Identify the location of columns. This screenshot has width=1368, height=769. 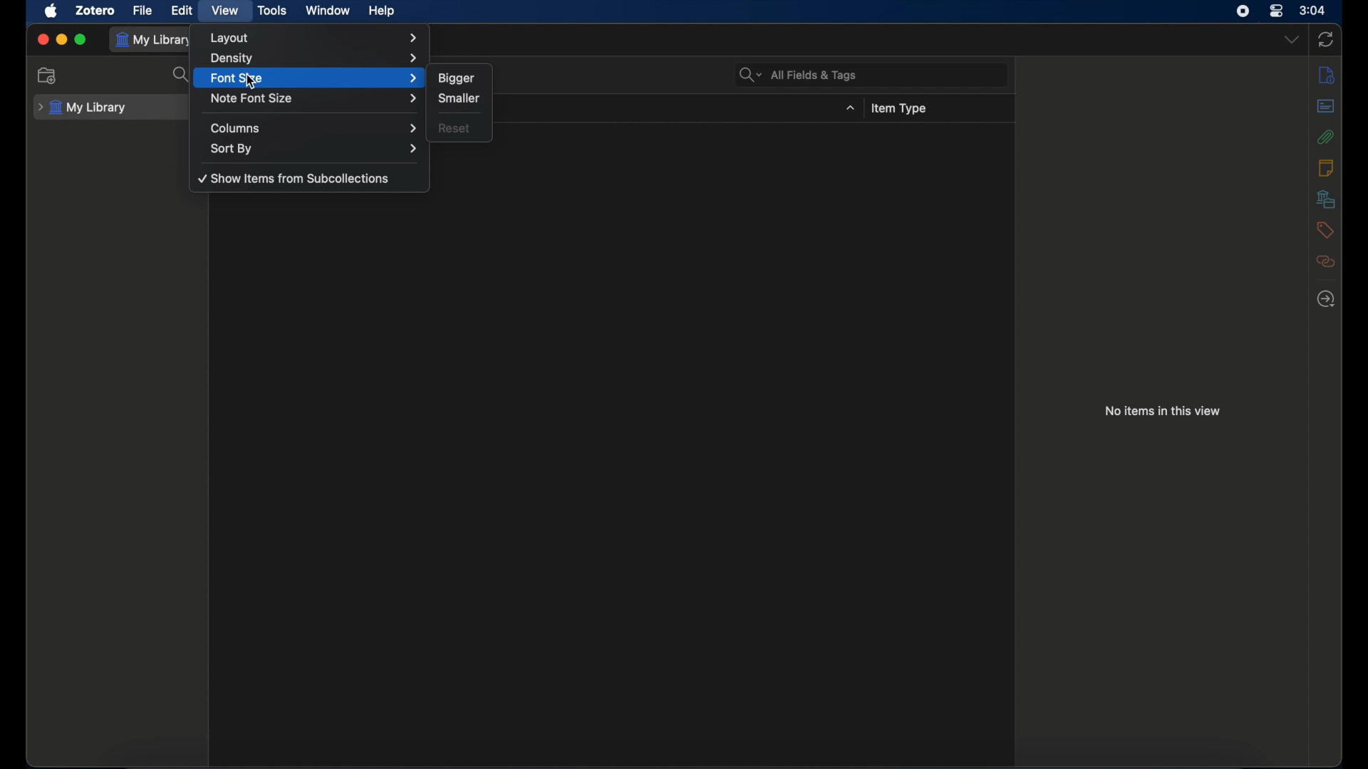
(313, 128).